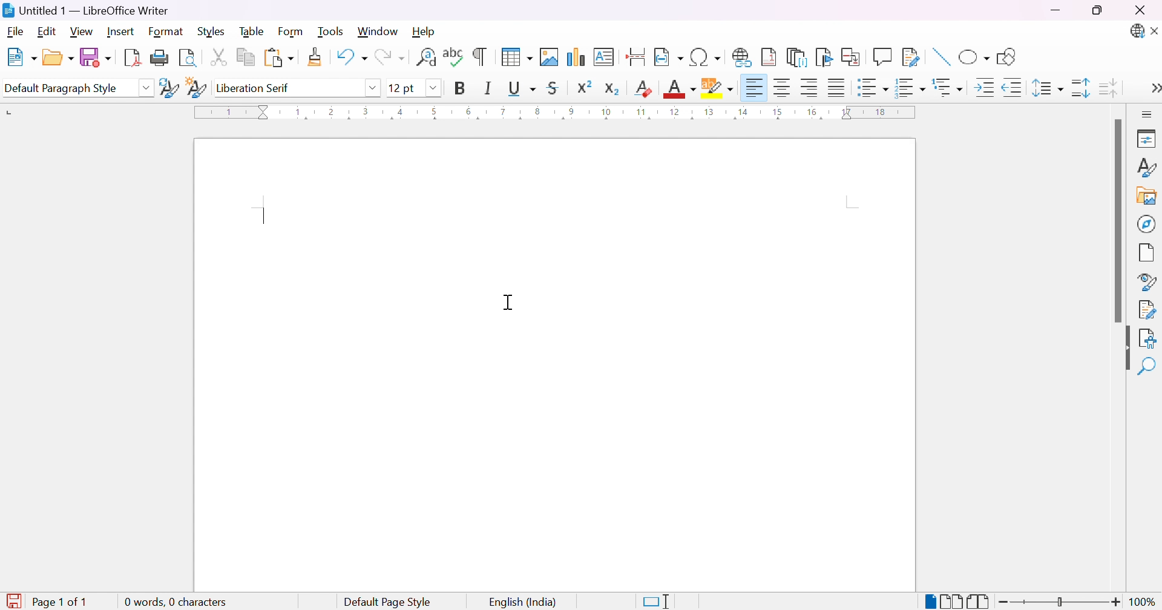 The width and height of the screenshot is (1162, 610). What do you see at coordinates (198, 89) in the screenshot?
I see `New style from selection` at bounding box center [198, 89].